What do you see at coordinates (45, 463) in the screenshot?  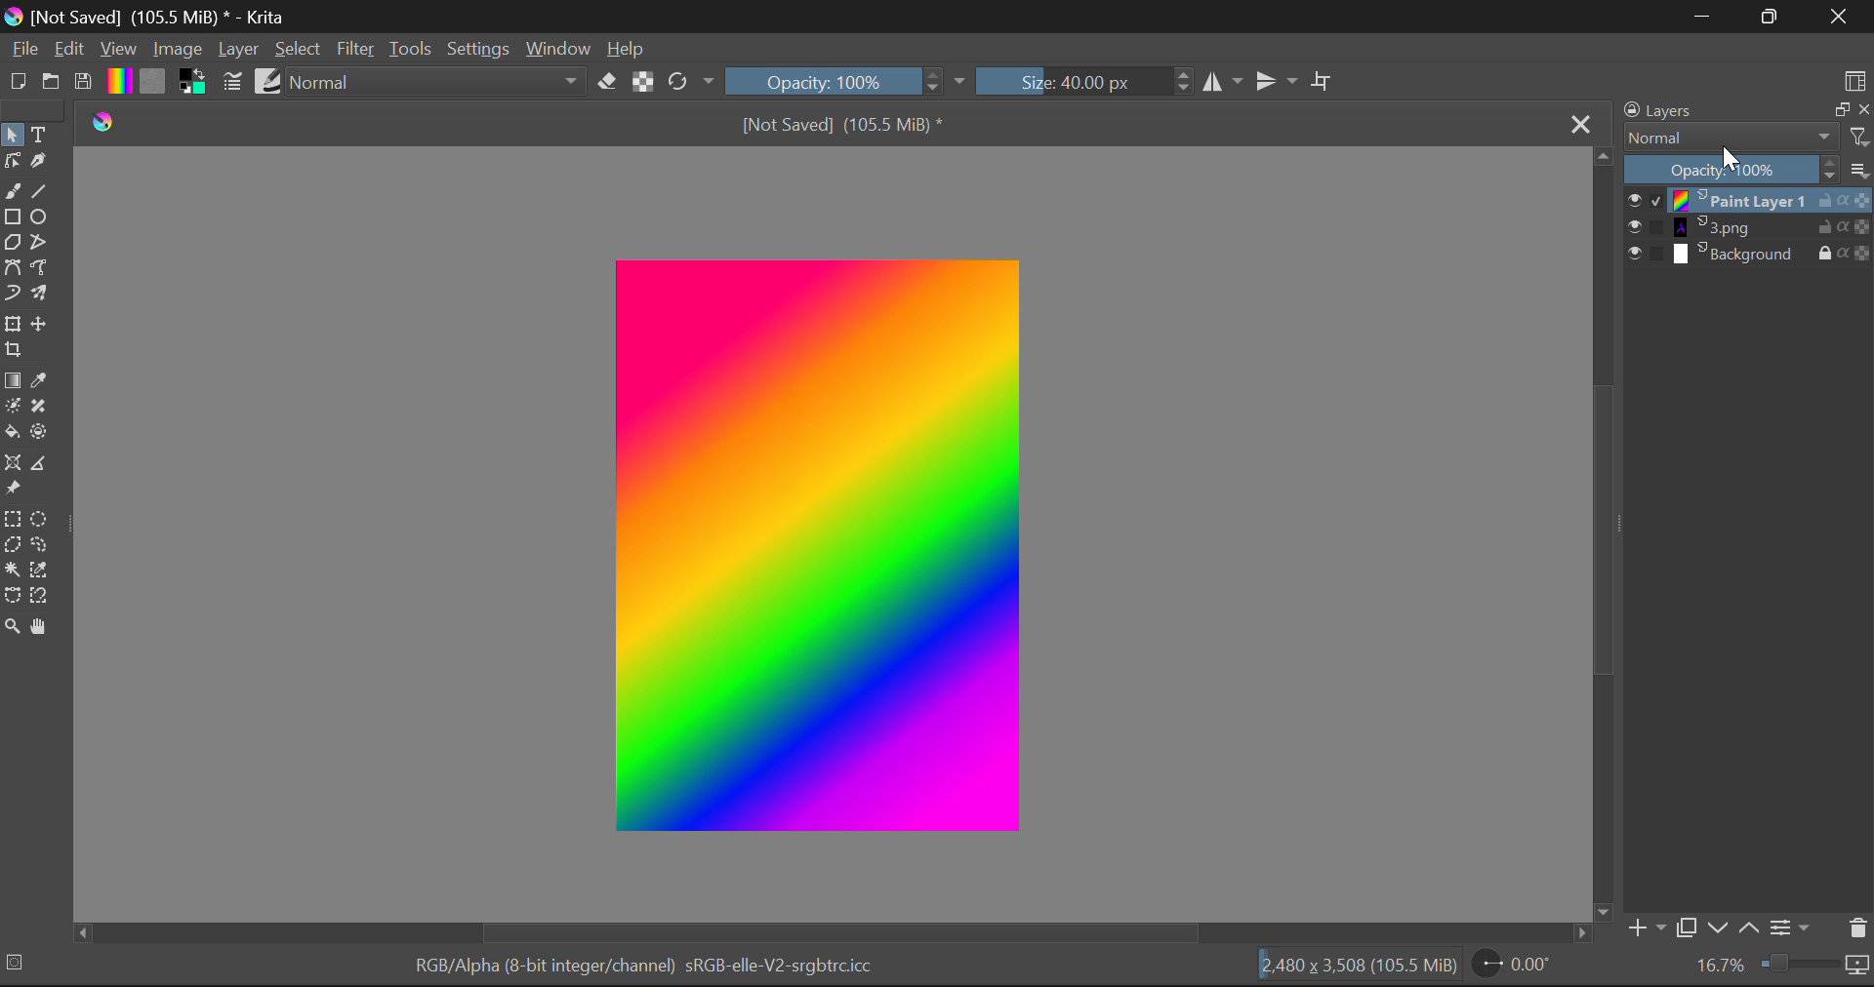 I see `Measurements` at bounding box center [45, 463].